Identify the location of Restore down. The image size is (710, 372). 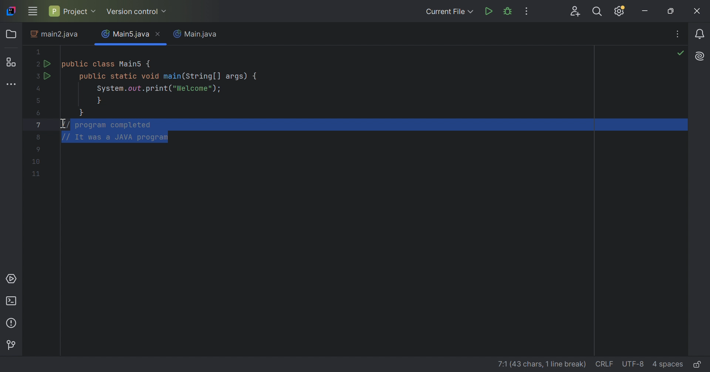
(673, 12).